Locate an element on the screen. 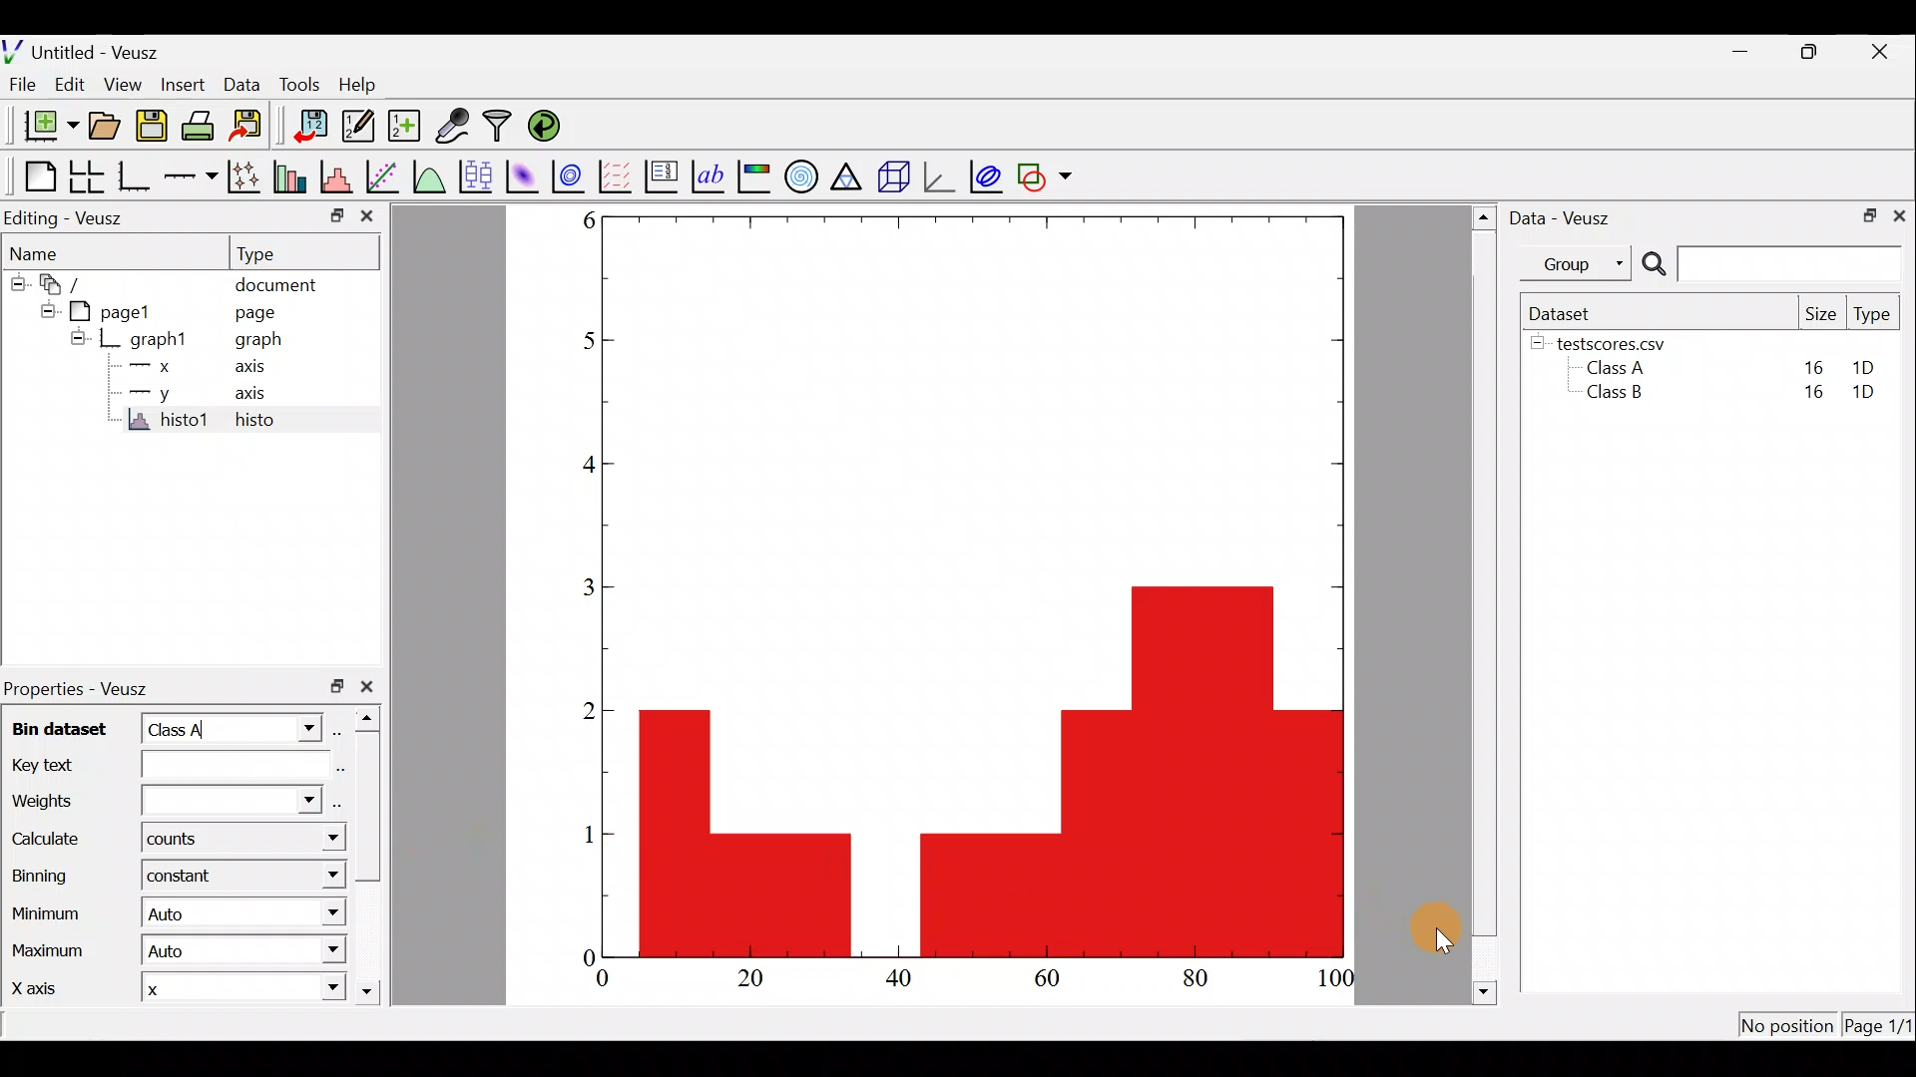  Size is located at coordinates (1821, 313).